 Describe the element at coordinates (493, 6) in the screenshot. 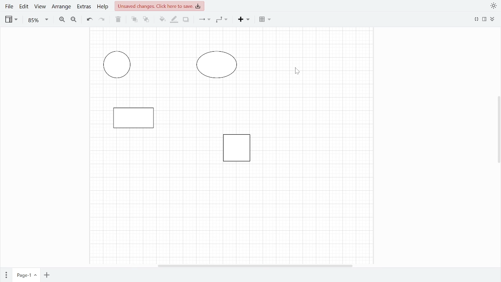

I see `Appearance` at that location.